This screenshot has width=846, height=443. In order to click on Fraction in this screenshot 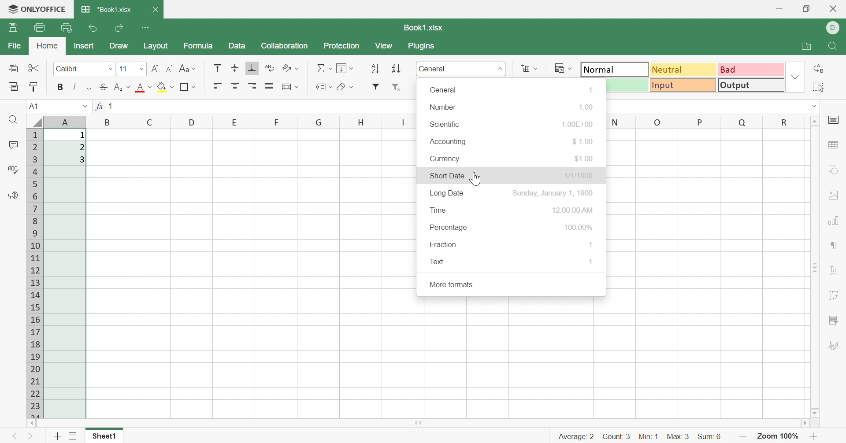, I will do `click(443, 244)`.